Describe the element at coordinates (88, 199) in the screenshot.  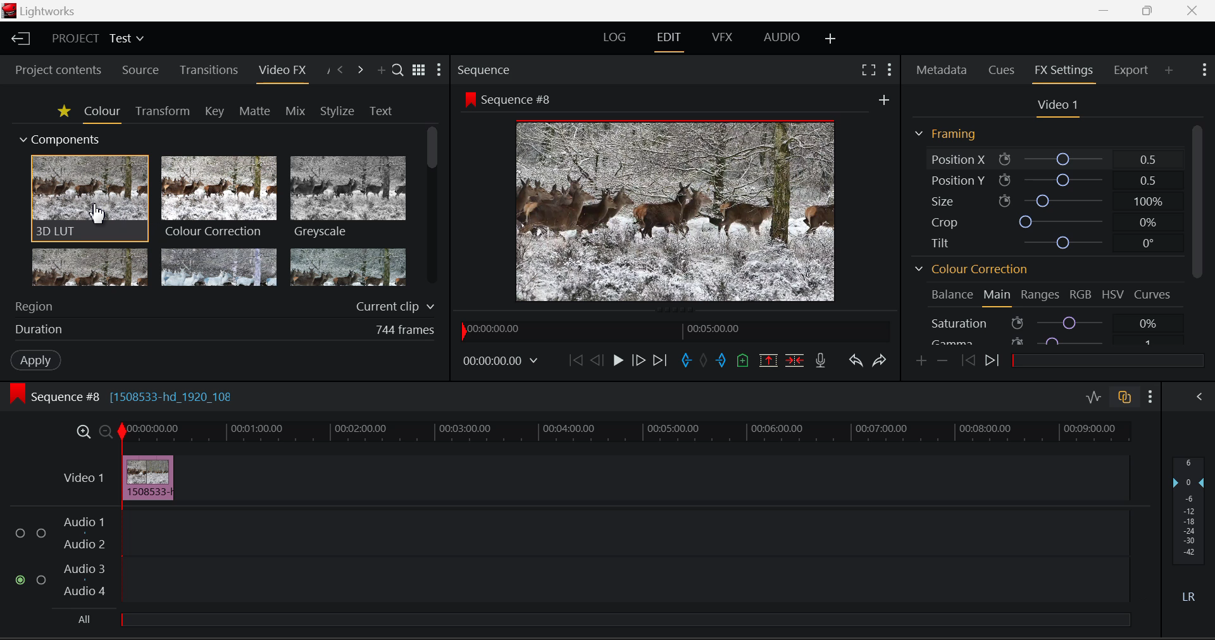
I see `3D LUT` at that location.